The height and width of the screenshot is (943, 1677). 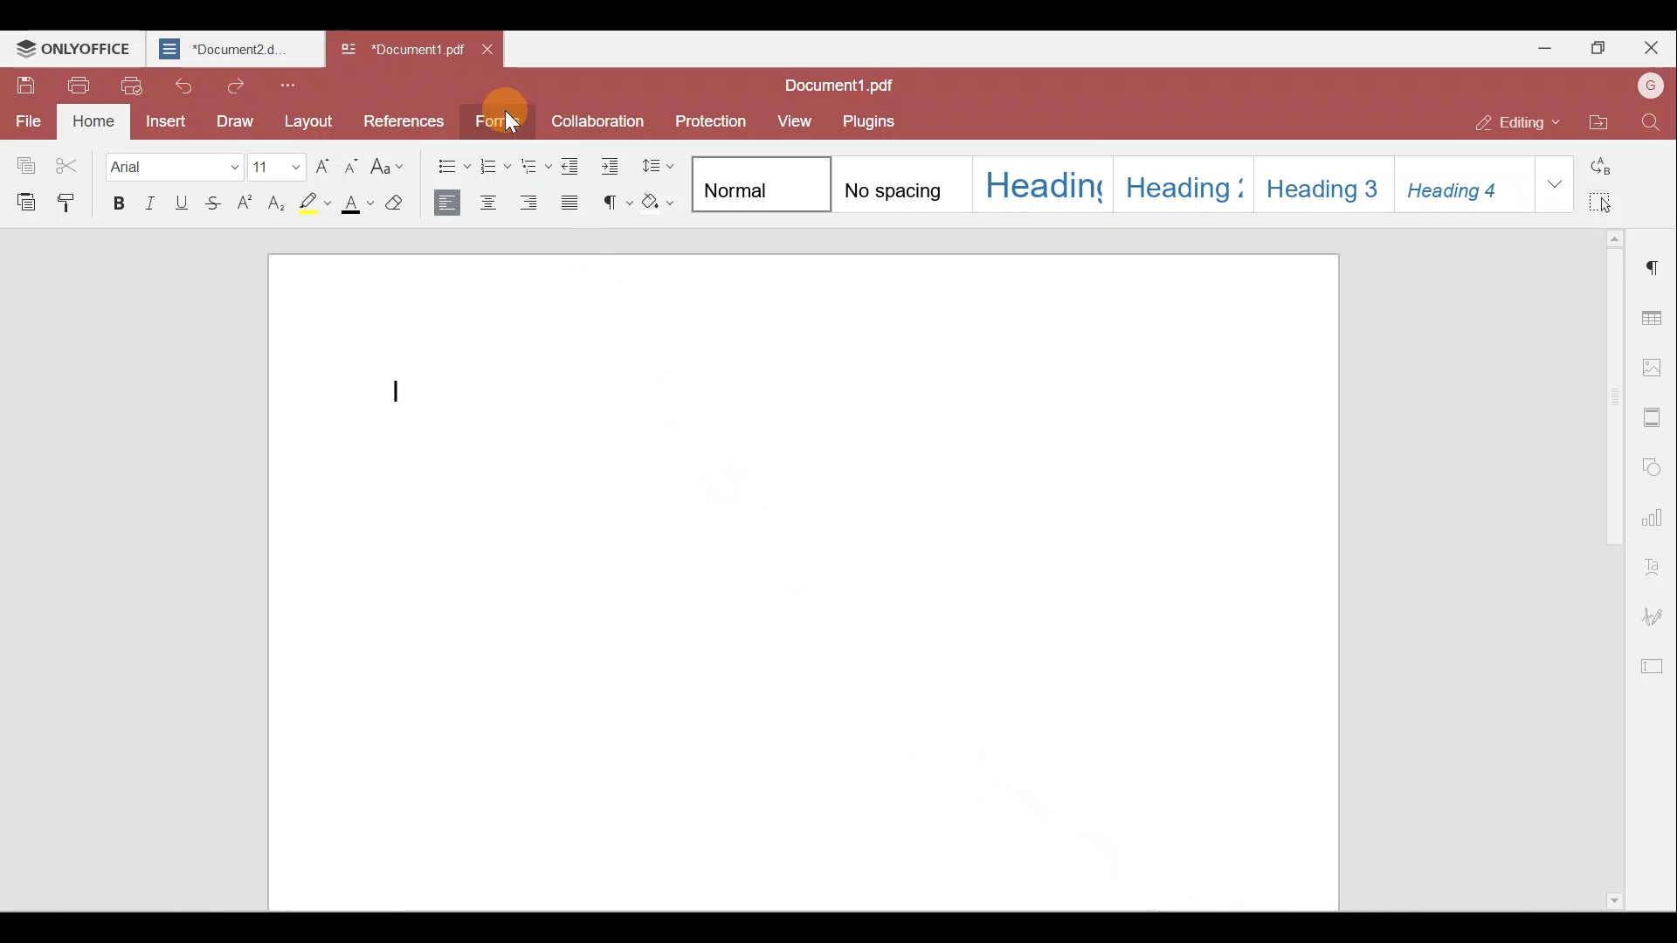 What do you see at coordinates (575, 162) in the screenshot?
I see `Decrease indent` at bounding box center [575, 162].